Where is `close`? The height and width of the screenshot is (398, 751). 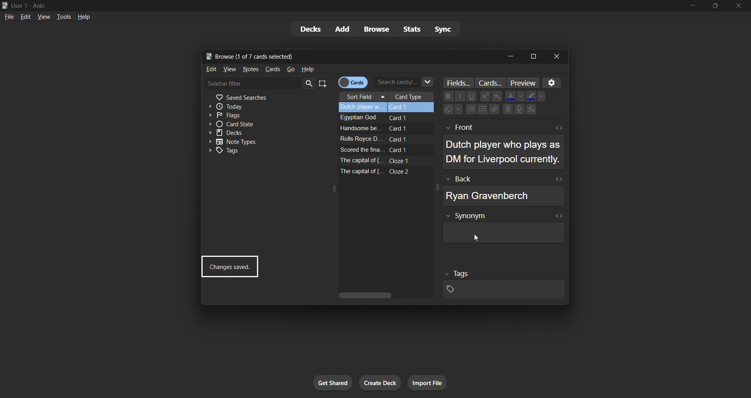 close is located at coordinates (557, 56).